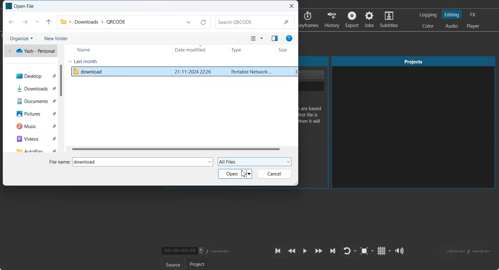  What do you see at coordinates (474, 26) in the screenshot?
I see `Switching to the Player only layout` at bounding box center [474, 26].